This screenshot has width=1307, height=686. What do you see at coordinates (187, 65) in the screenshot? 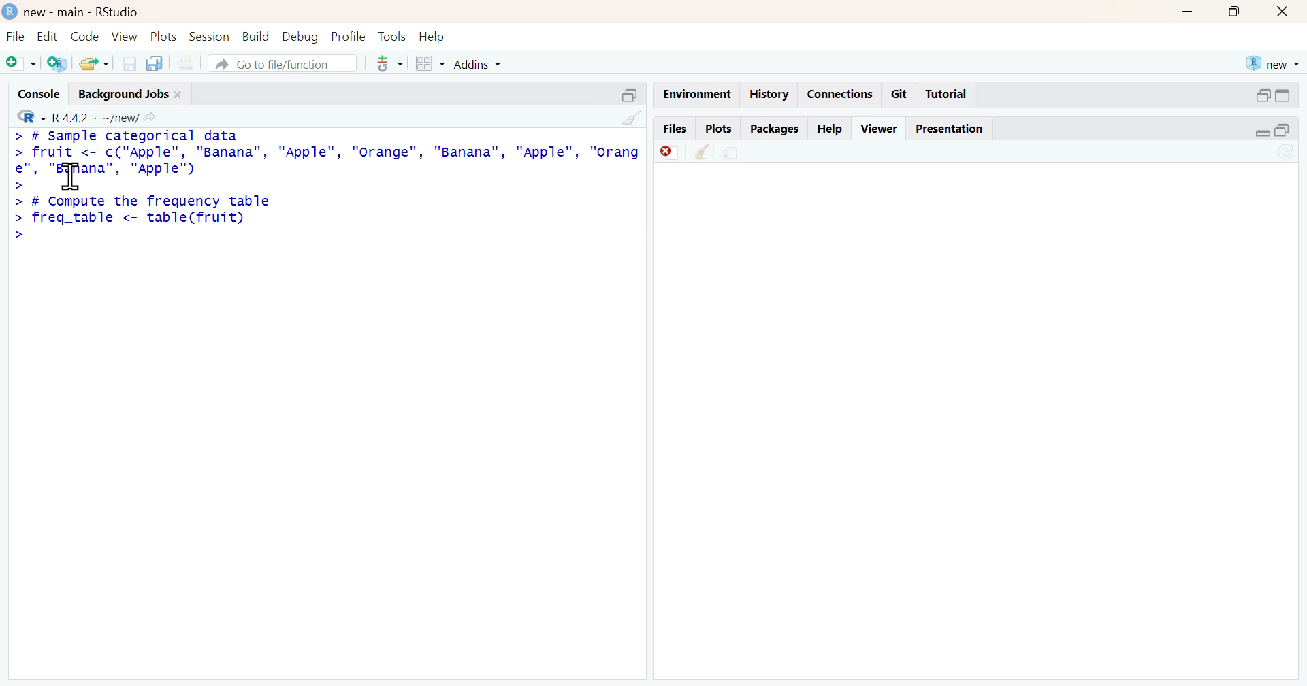
I see `print new file` at bounding box center [187, 65].